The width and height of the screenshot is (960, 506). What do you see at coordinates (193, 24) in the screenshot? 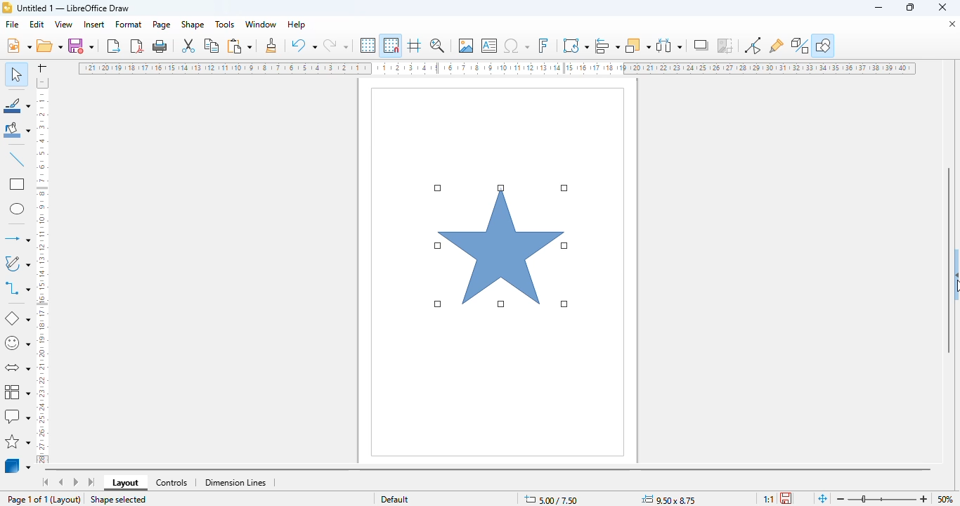
I see `shape` at bounding box center [193, 24].